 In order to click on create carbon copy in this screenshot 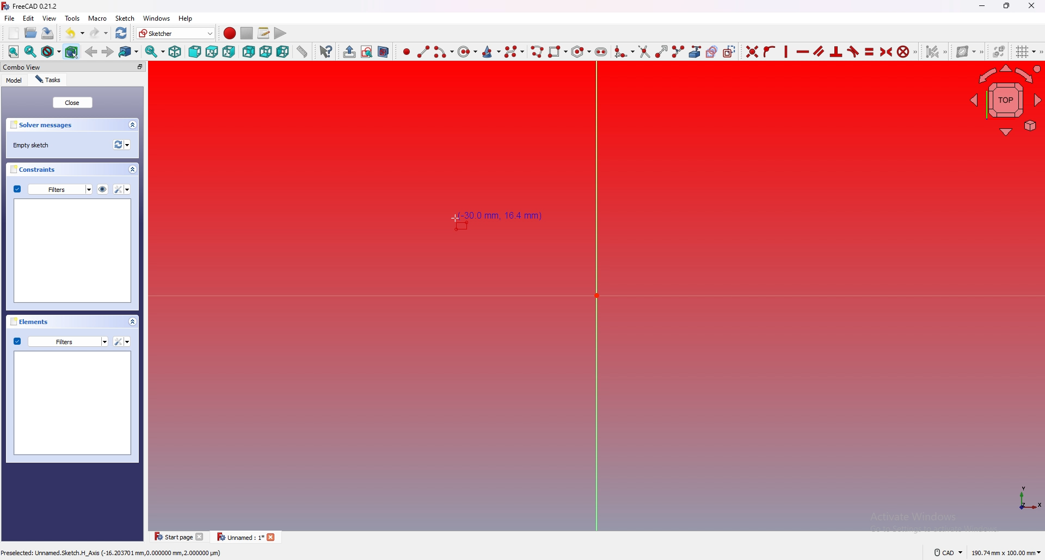, I will do `click(712, 52)`.